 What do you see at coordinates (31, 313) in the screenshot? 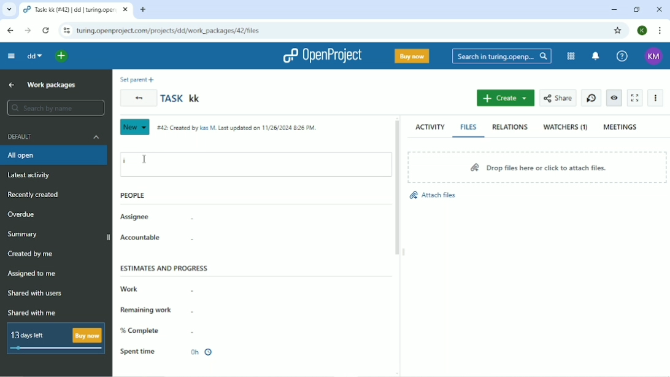
I see `Shared with me` at bounding box center [31, 313].